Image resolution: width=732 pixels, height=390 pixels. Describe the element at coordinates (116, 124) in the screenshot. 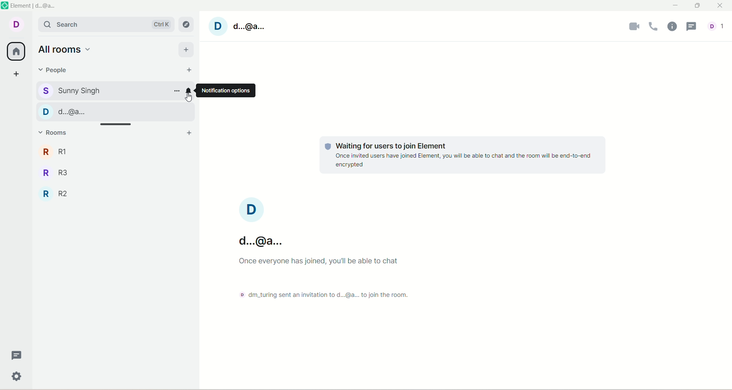

I see `drag` at that location.